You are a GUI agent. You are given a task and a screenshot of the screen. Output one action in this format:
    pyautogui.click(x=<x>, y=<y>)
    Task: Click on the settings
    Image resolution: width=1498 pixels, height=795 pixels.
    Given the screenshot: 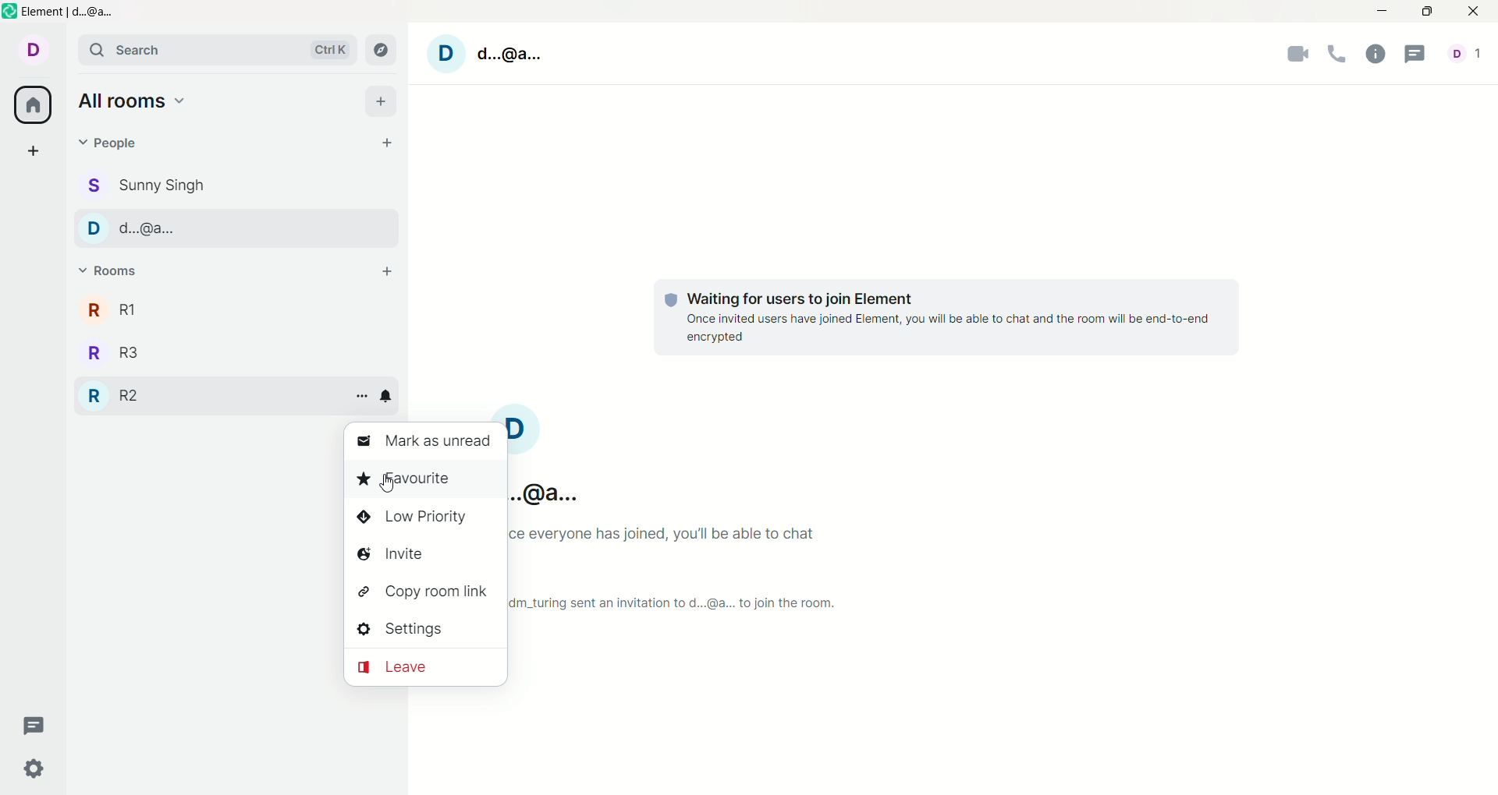 What is the action you would take?
    pyautogui.click(x=34, y=771)
    